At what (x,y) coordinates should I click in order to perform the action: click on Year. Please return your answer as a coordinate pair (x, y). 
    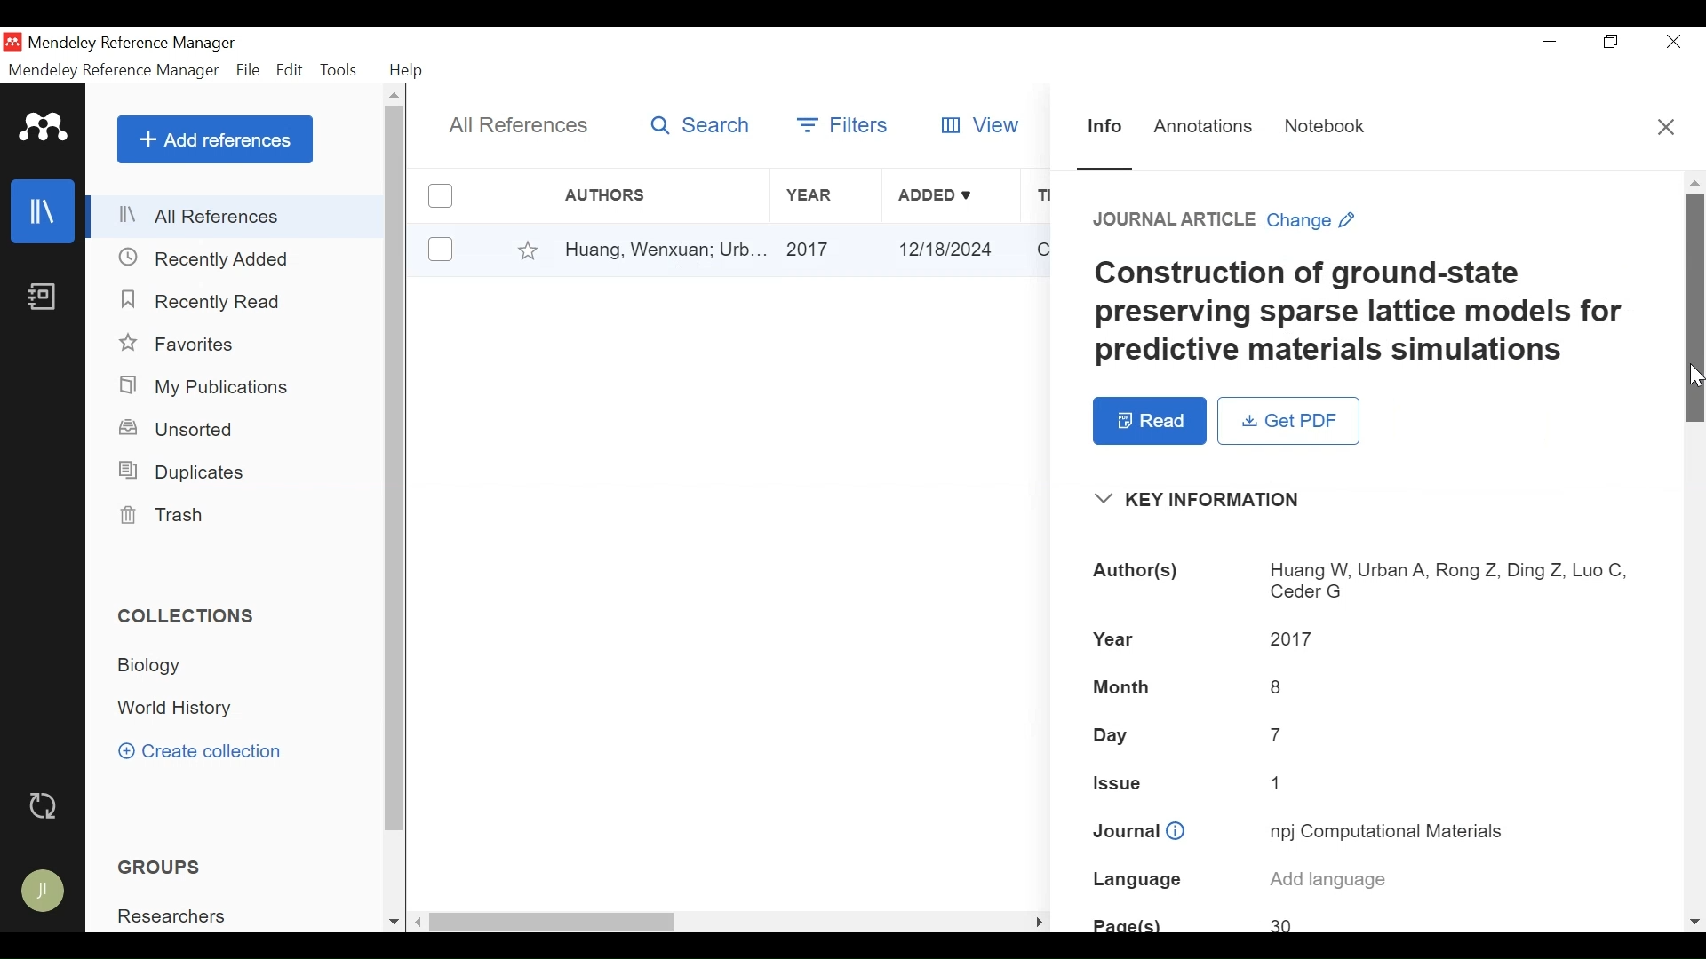
    Looking at the image, I should click on (1112, 638).